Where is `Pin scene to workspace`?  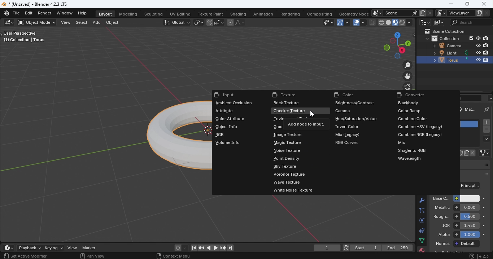
Pin scene to workspace is located at coordinates (414, 13).